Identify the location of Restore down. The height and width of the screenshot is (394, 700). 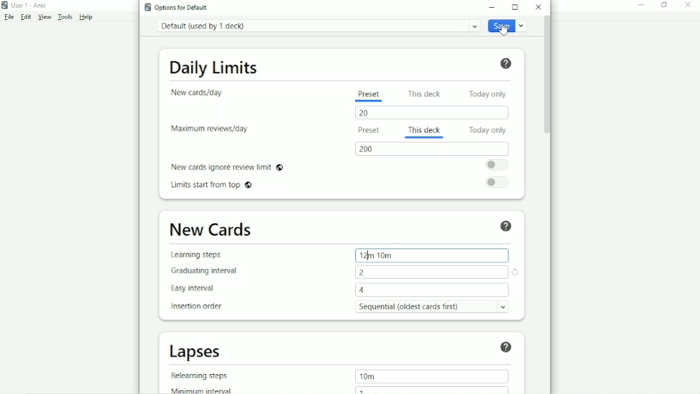
(664, 5).